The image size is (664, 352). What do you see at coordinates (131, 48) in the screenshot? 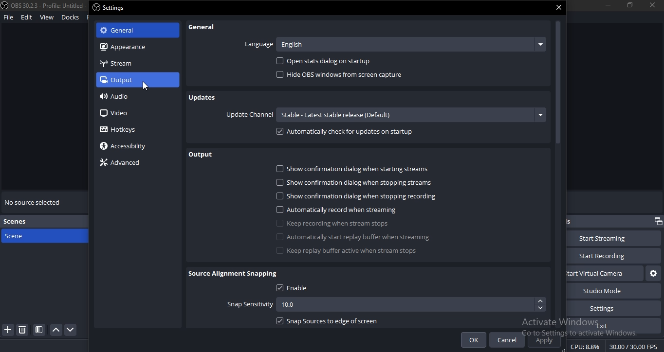
I see `appearance` at bounding box center [131, 48].